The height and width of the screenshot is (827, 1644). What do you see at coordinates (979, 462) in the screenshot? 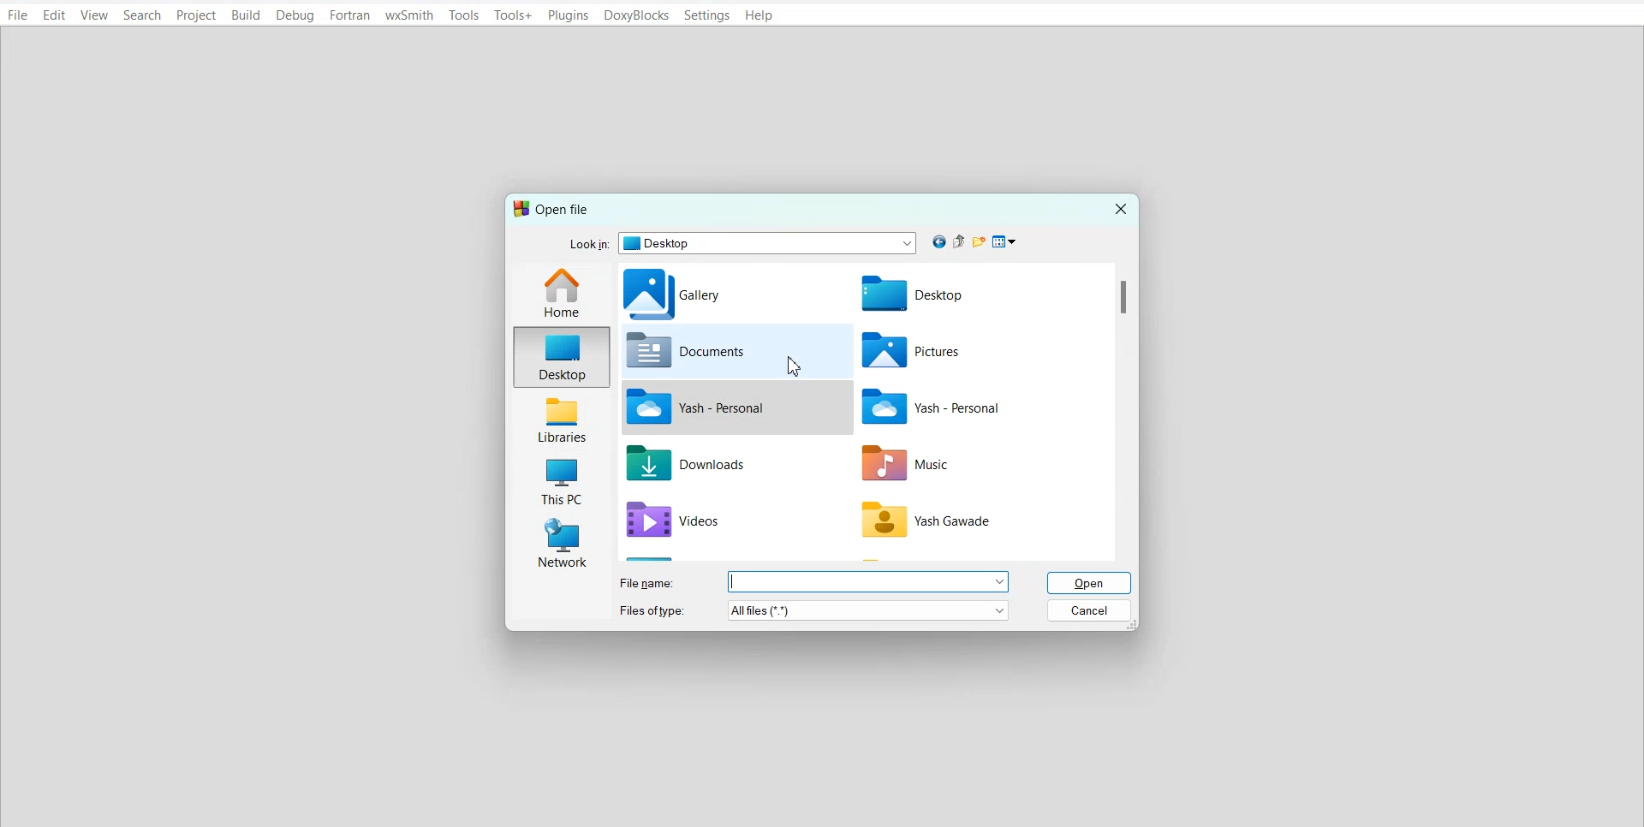
I see `Music` at bounding box center [979, 462].